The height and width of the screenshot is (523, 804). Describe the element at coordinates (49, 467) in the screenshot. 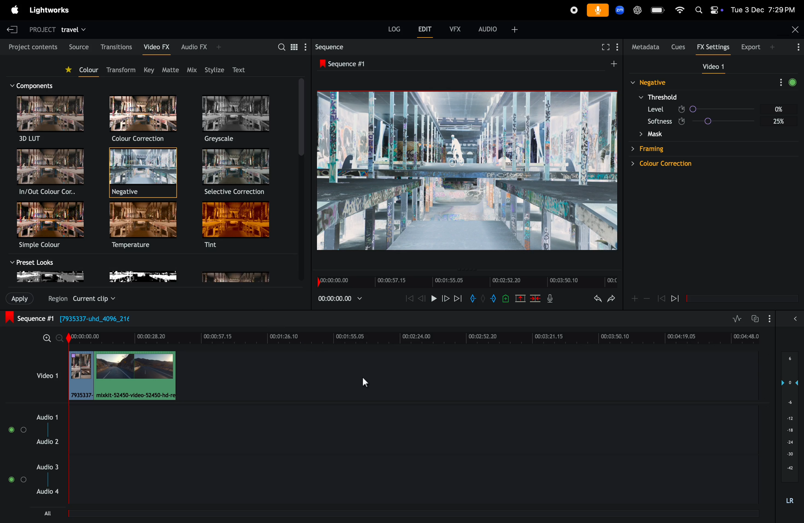

I see `audio 3` at that location.